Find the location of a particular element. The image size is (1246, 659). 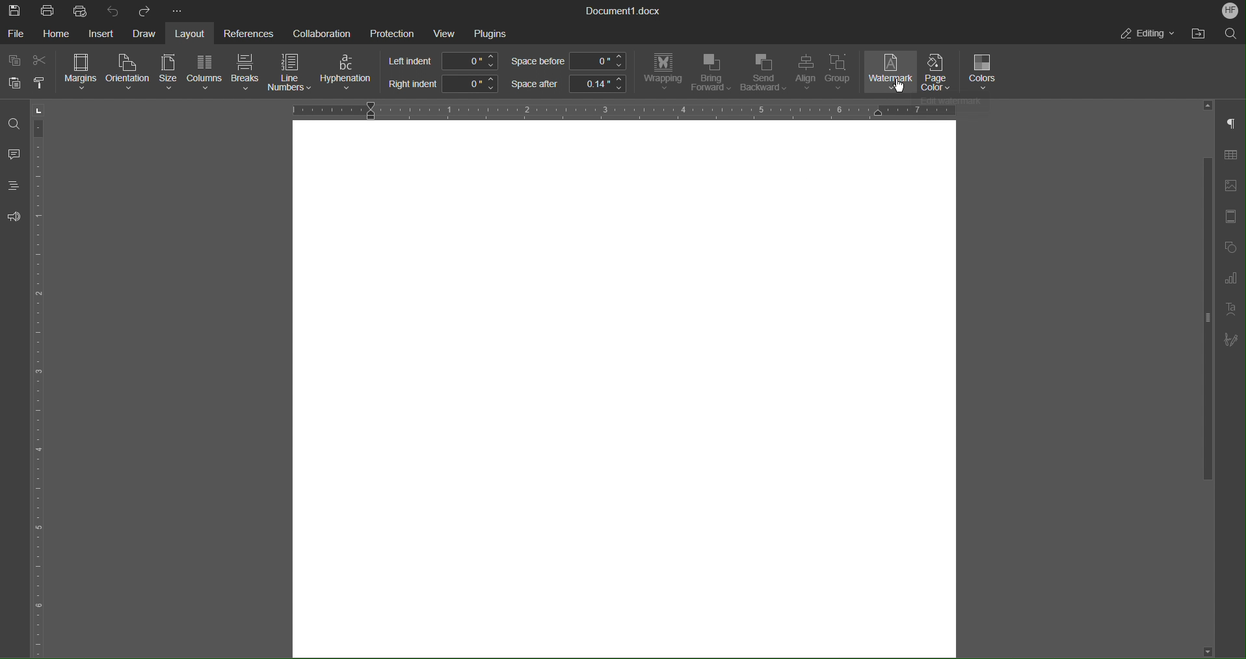

Document Title is located at coordinates (624, 11).